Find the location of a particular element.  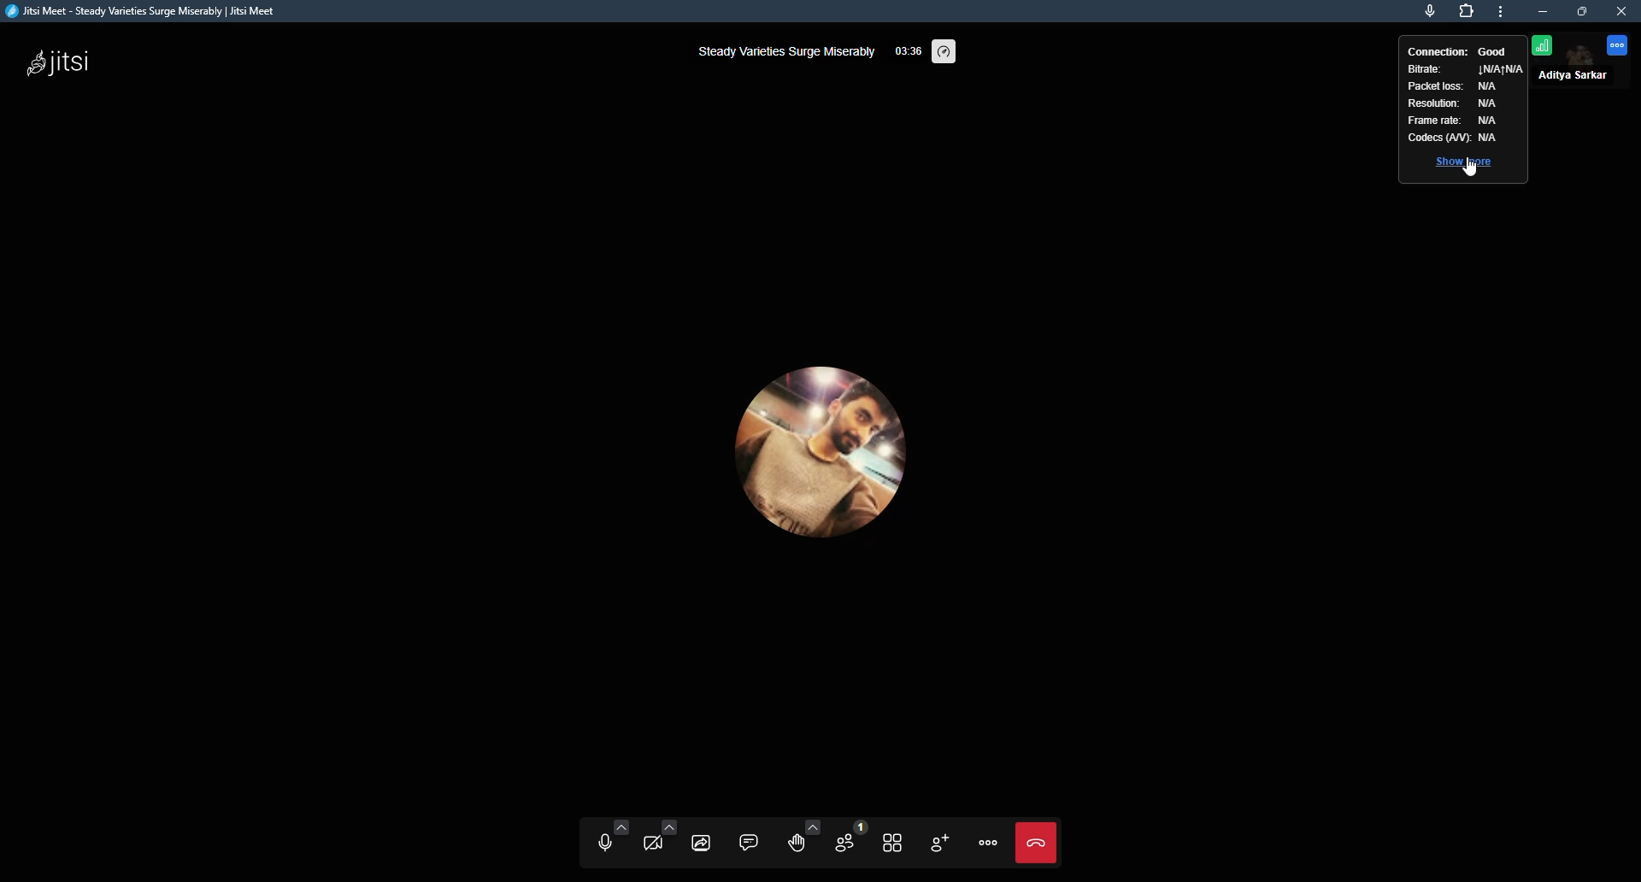

na is located at coordinates (1488, 87).